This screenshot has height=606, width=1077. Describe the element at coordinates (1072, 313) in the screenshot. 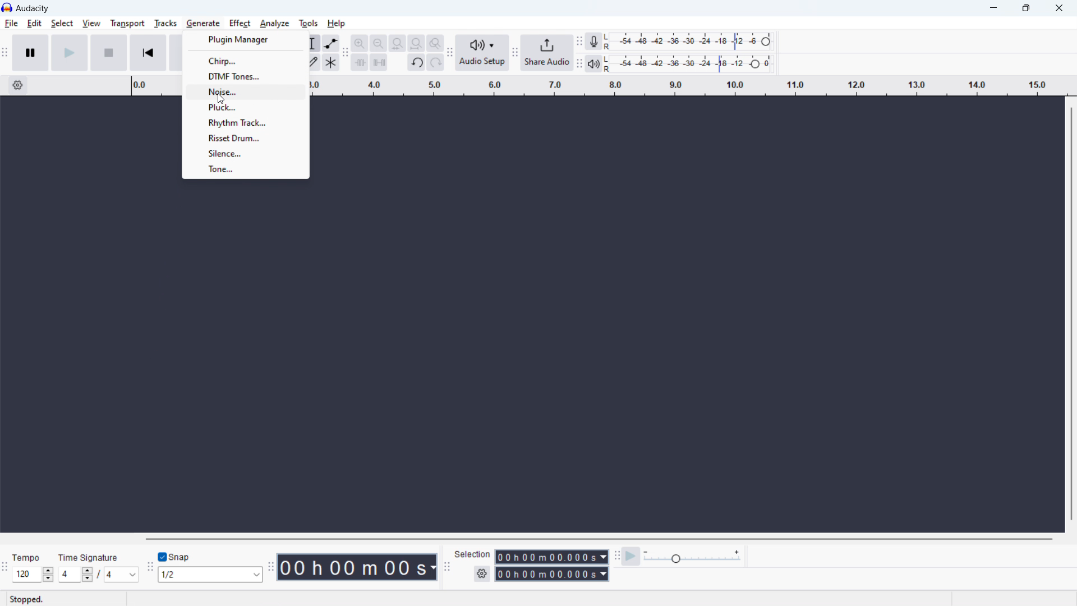

I see `vertical scrollbar` at that location.